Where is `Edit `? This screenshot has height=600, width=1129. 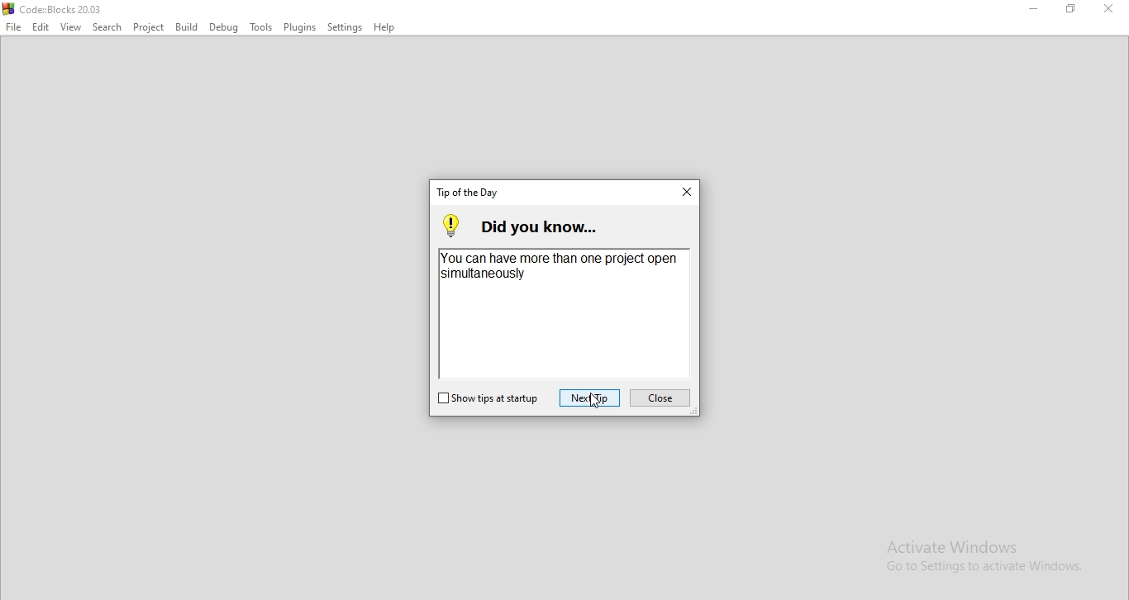
Edit  is located at coordinates (38, 27).